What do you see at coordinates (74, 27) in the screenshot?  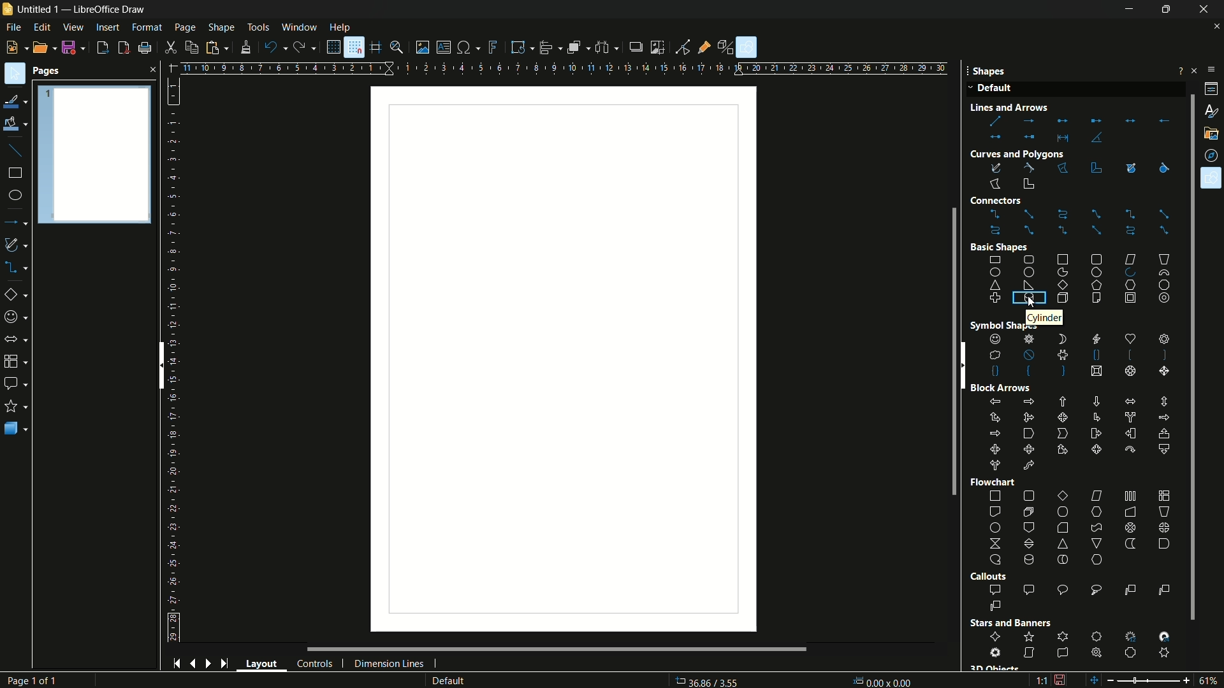 I see `view menu` at bounding box center [74, 27].